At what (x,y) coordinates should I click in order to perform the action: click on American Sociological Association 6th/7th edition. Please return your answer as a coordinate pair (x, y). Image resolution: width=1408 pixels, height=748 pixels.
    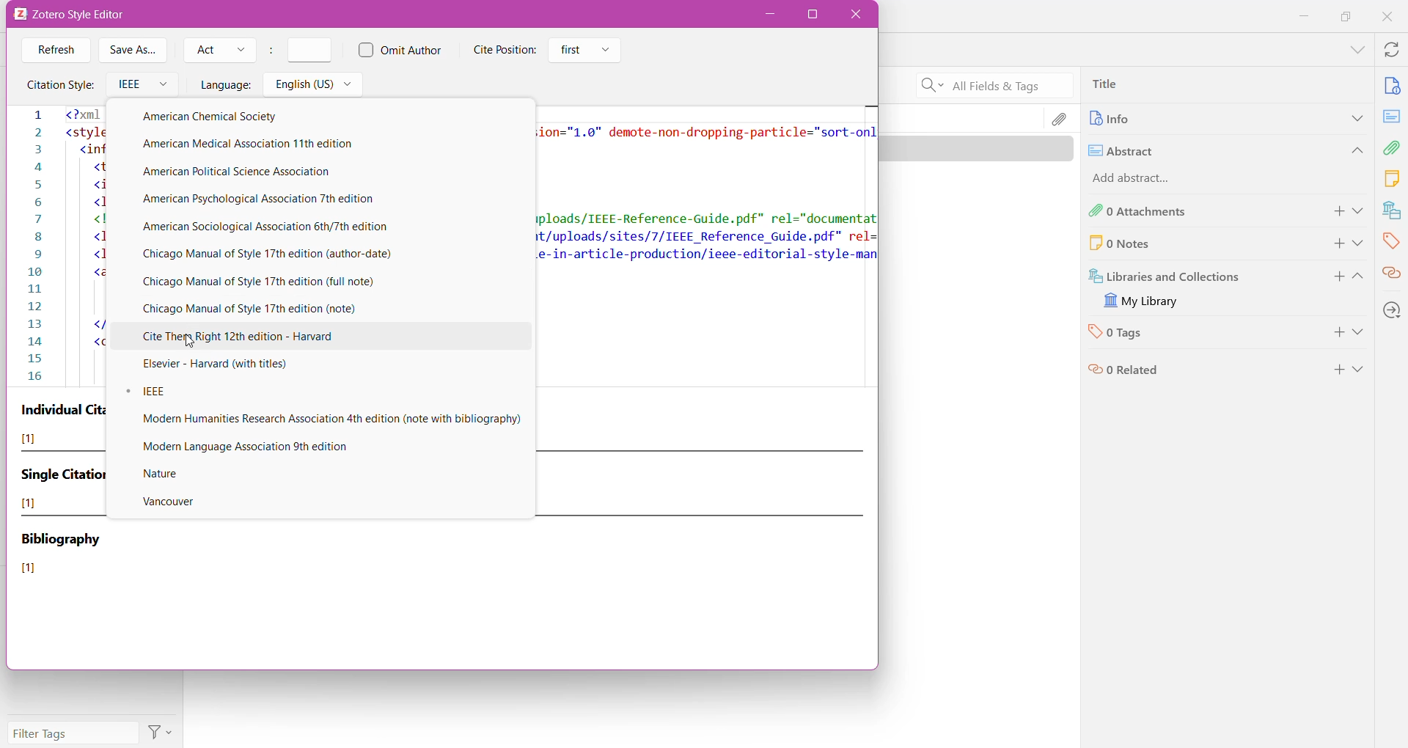
    Looking at the image, I should click on (275, 227).